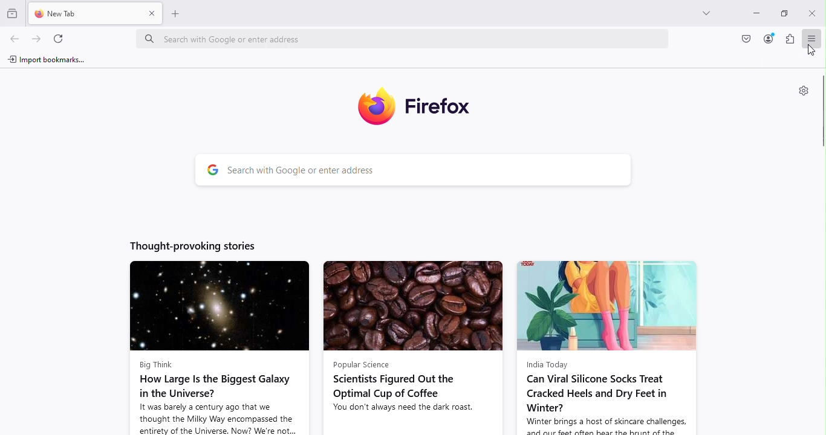  Describe the element at coordinates (606, 346) in the screenshot. I see `News article` at that location.